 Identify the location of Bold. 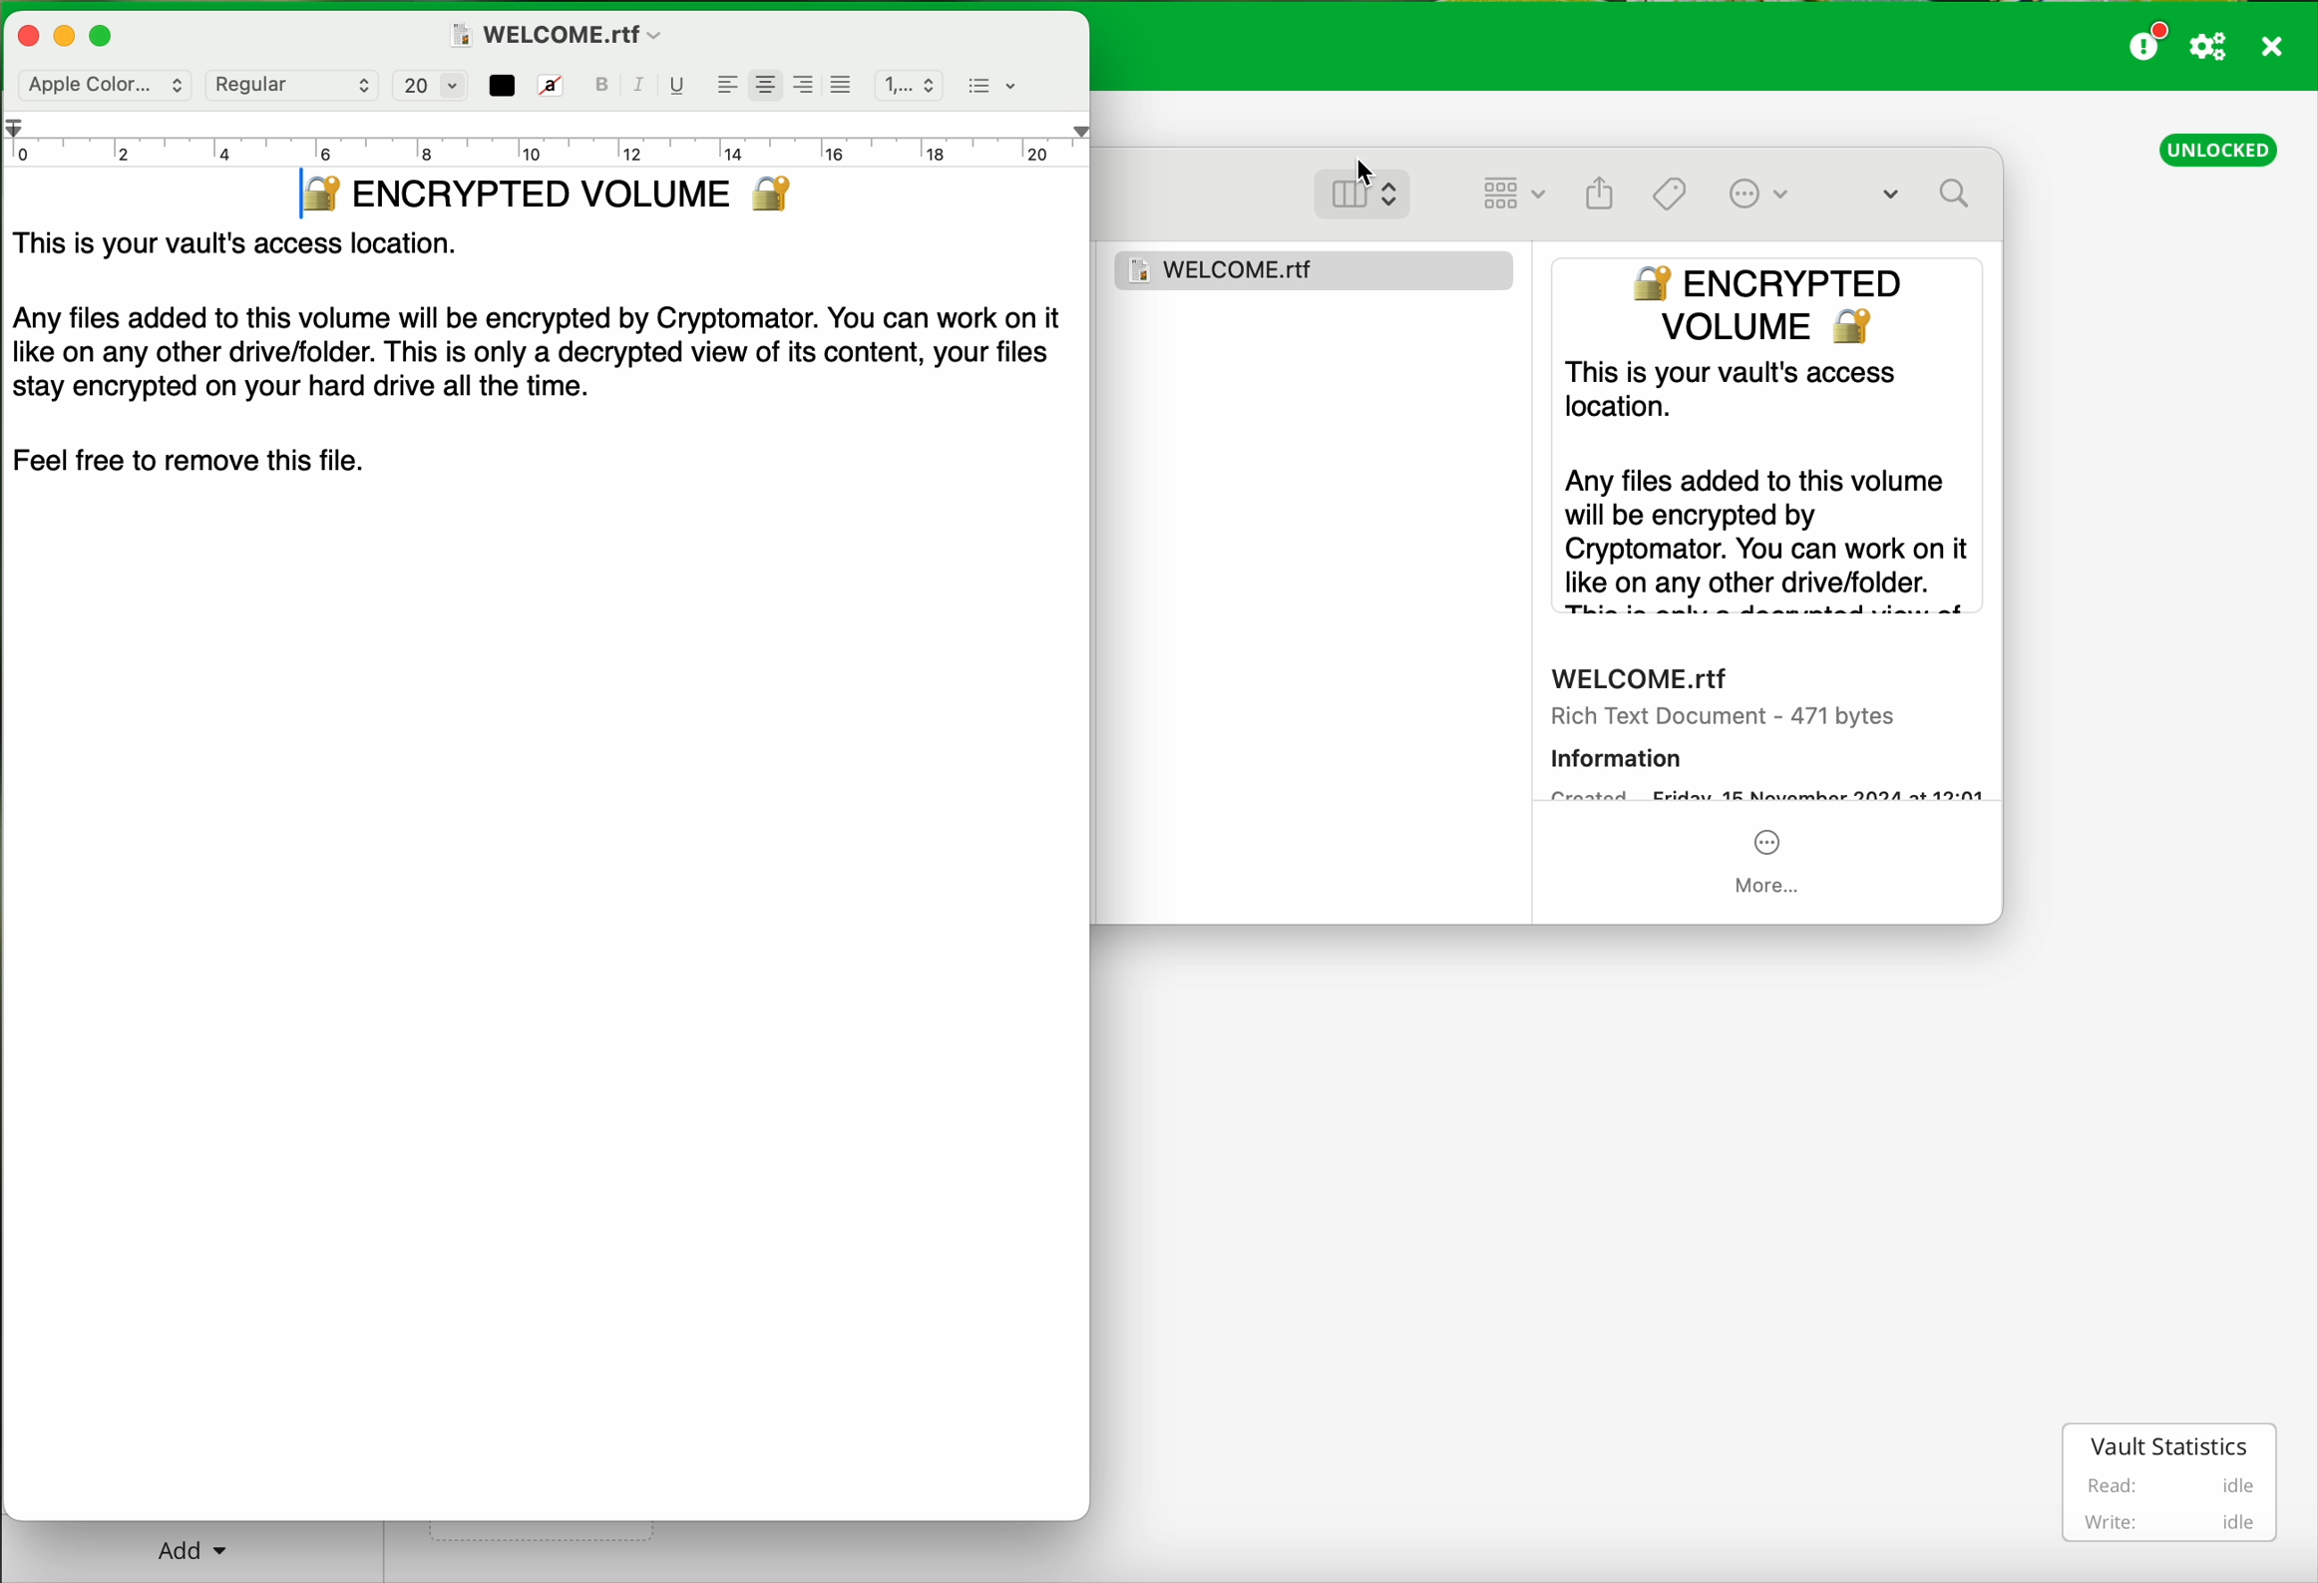
(604, 84).